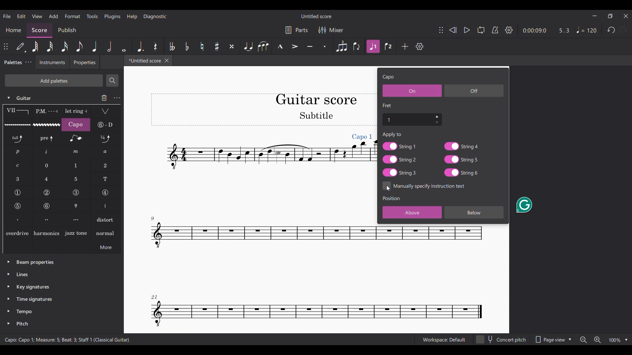  What do you see at coordinates (67, 340) in the screenshot?
I see `Description of current selection` at bounding box center [67, 340].